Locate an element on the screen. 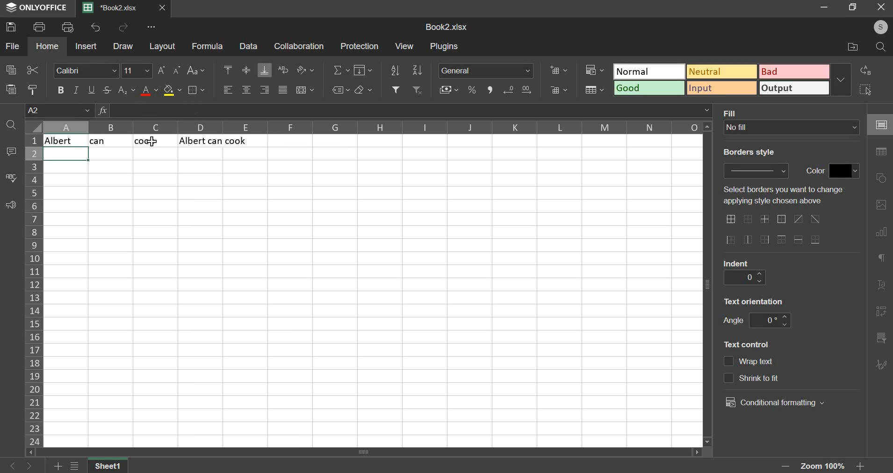  cell is located at coordinates (880, 125).